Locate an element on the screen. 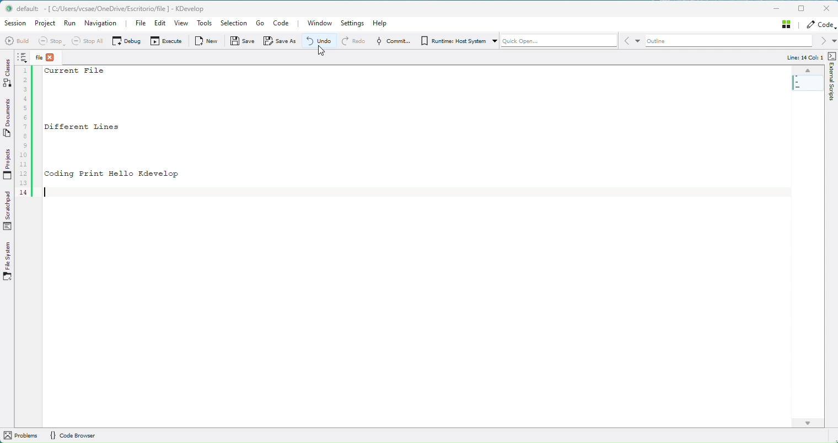 Image resolution: width=838 pixels, height=443 pixels. Window is located at coordinates (317, 23).